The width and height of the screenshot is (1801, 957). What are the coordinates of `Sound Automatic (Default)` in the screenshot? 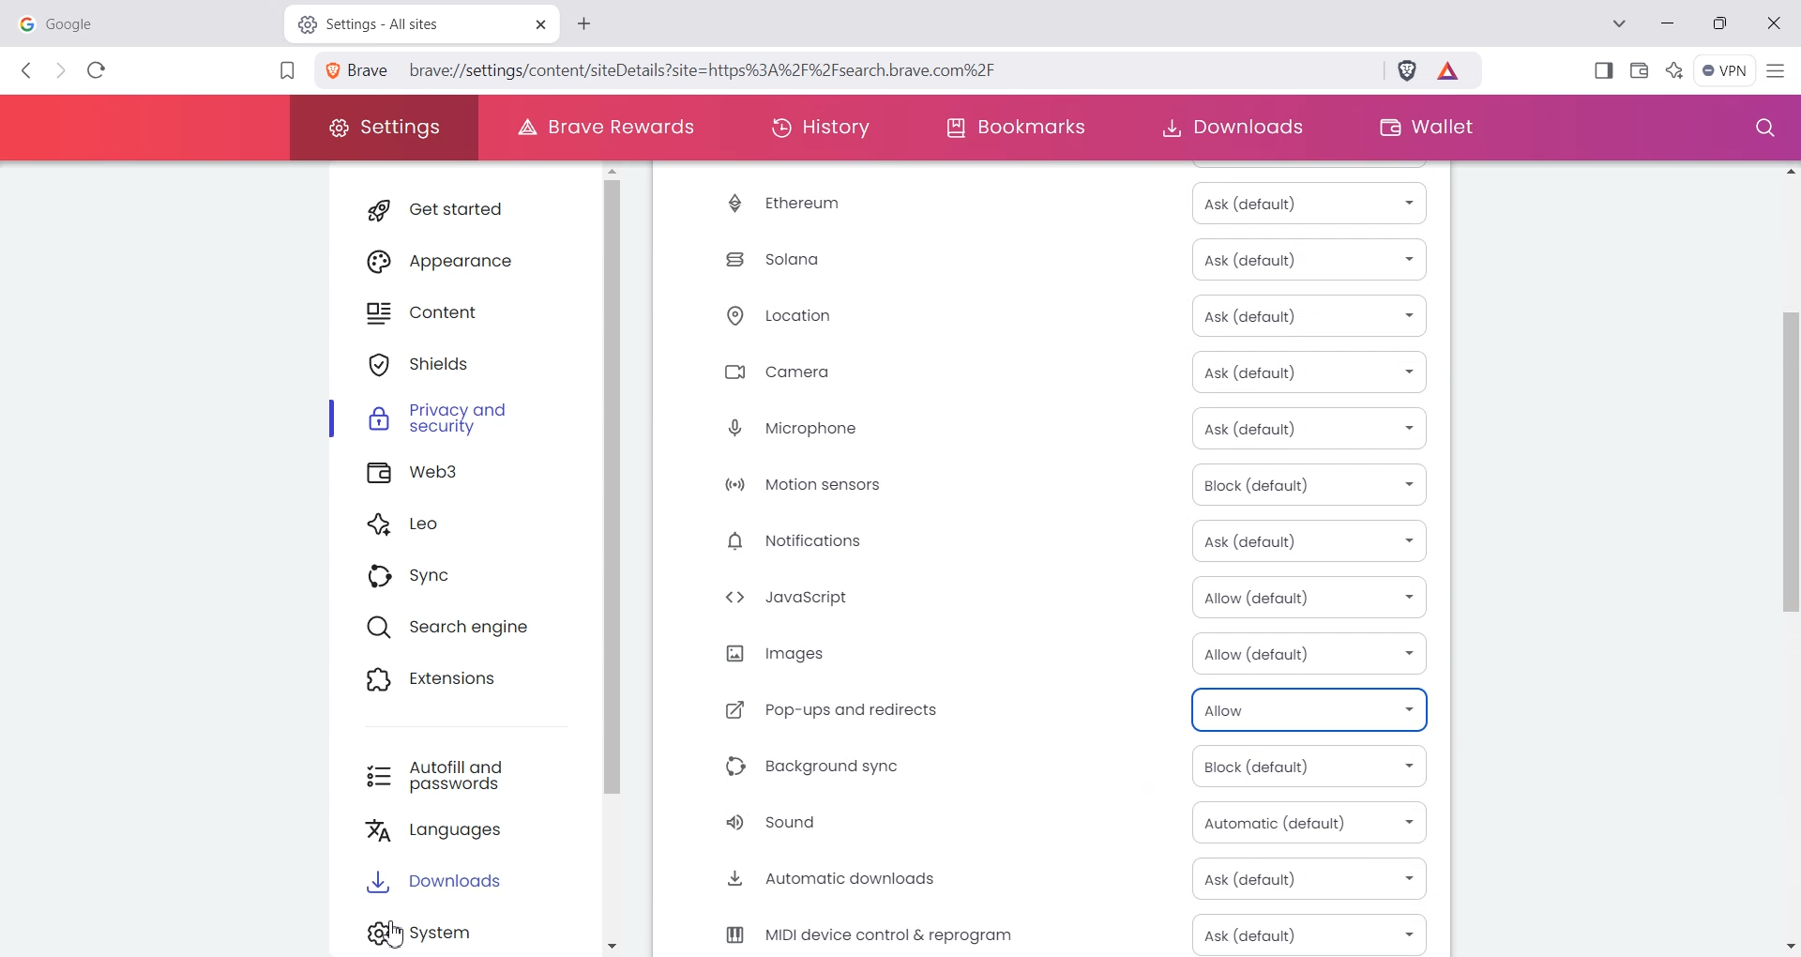 It's located at (1054, 822).